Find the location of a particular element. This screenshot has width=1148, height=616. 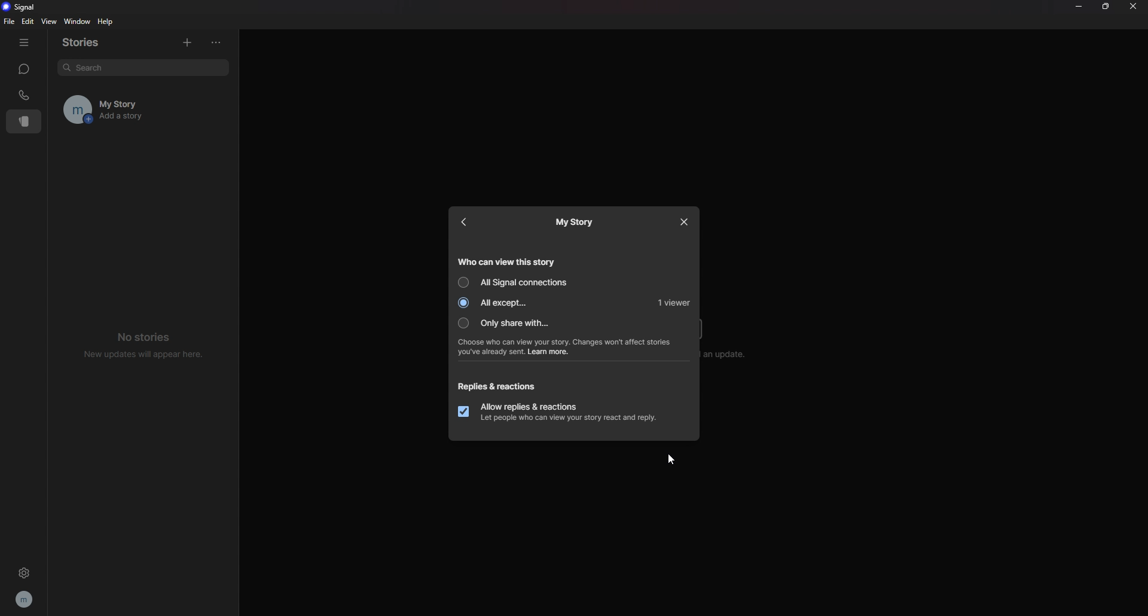

who can view this story is located at coordinates (507, 261).